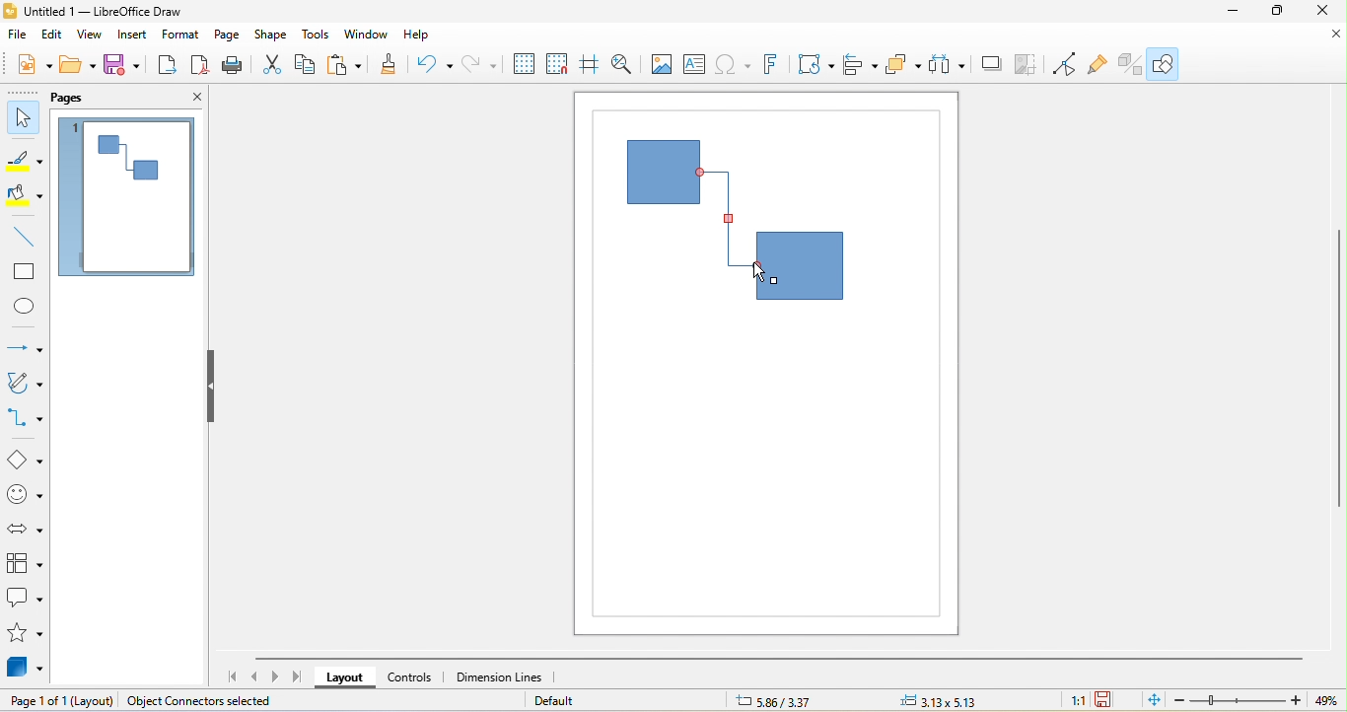 This screenshot has height=712, width=1347. Describe the element at coordinates (1260, 699) in the screenshot. I see `zoom` at that location.